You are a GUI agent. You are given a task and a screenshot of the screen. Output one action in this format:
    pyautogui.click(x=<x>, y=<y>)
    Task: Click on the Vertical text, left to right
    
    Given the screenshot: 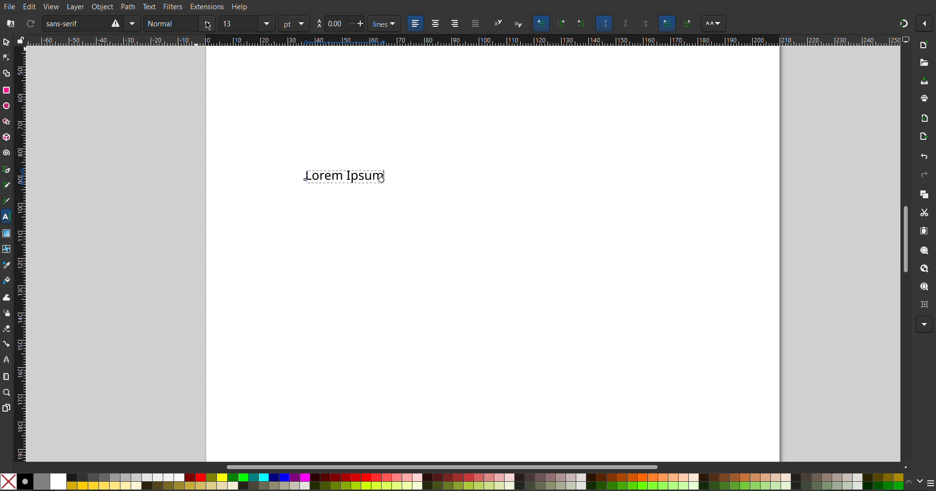 What is the action you would take?
    pyautogui.click(x=580, y=24)
    